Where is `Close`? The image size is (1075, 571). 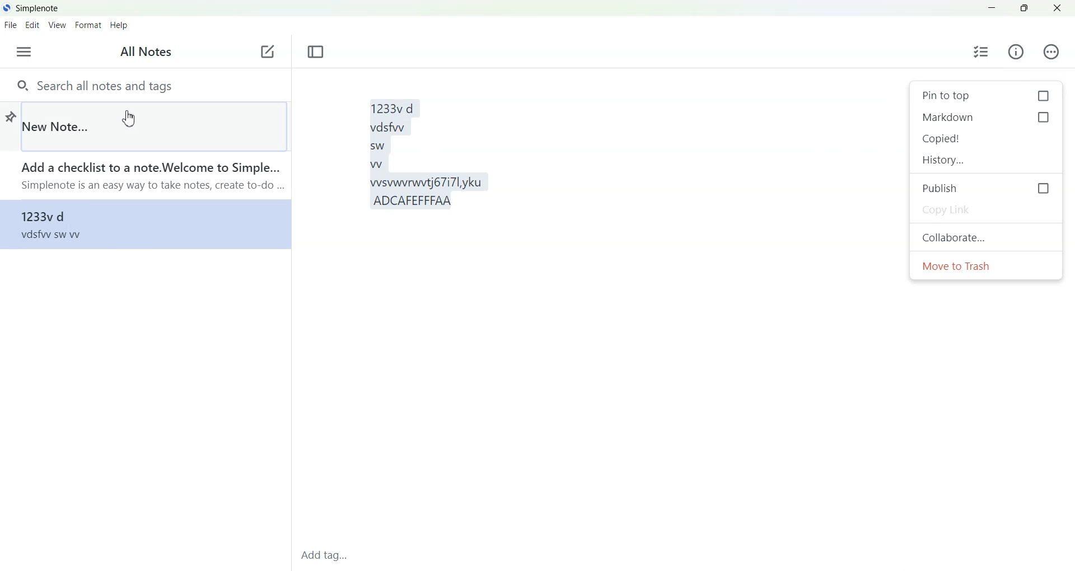 Close is located at coordinates (1057, 8).